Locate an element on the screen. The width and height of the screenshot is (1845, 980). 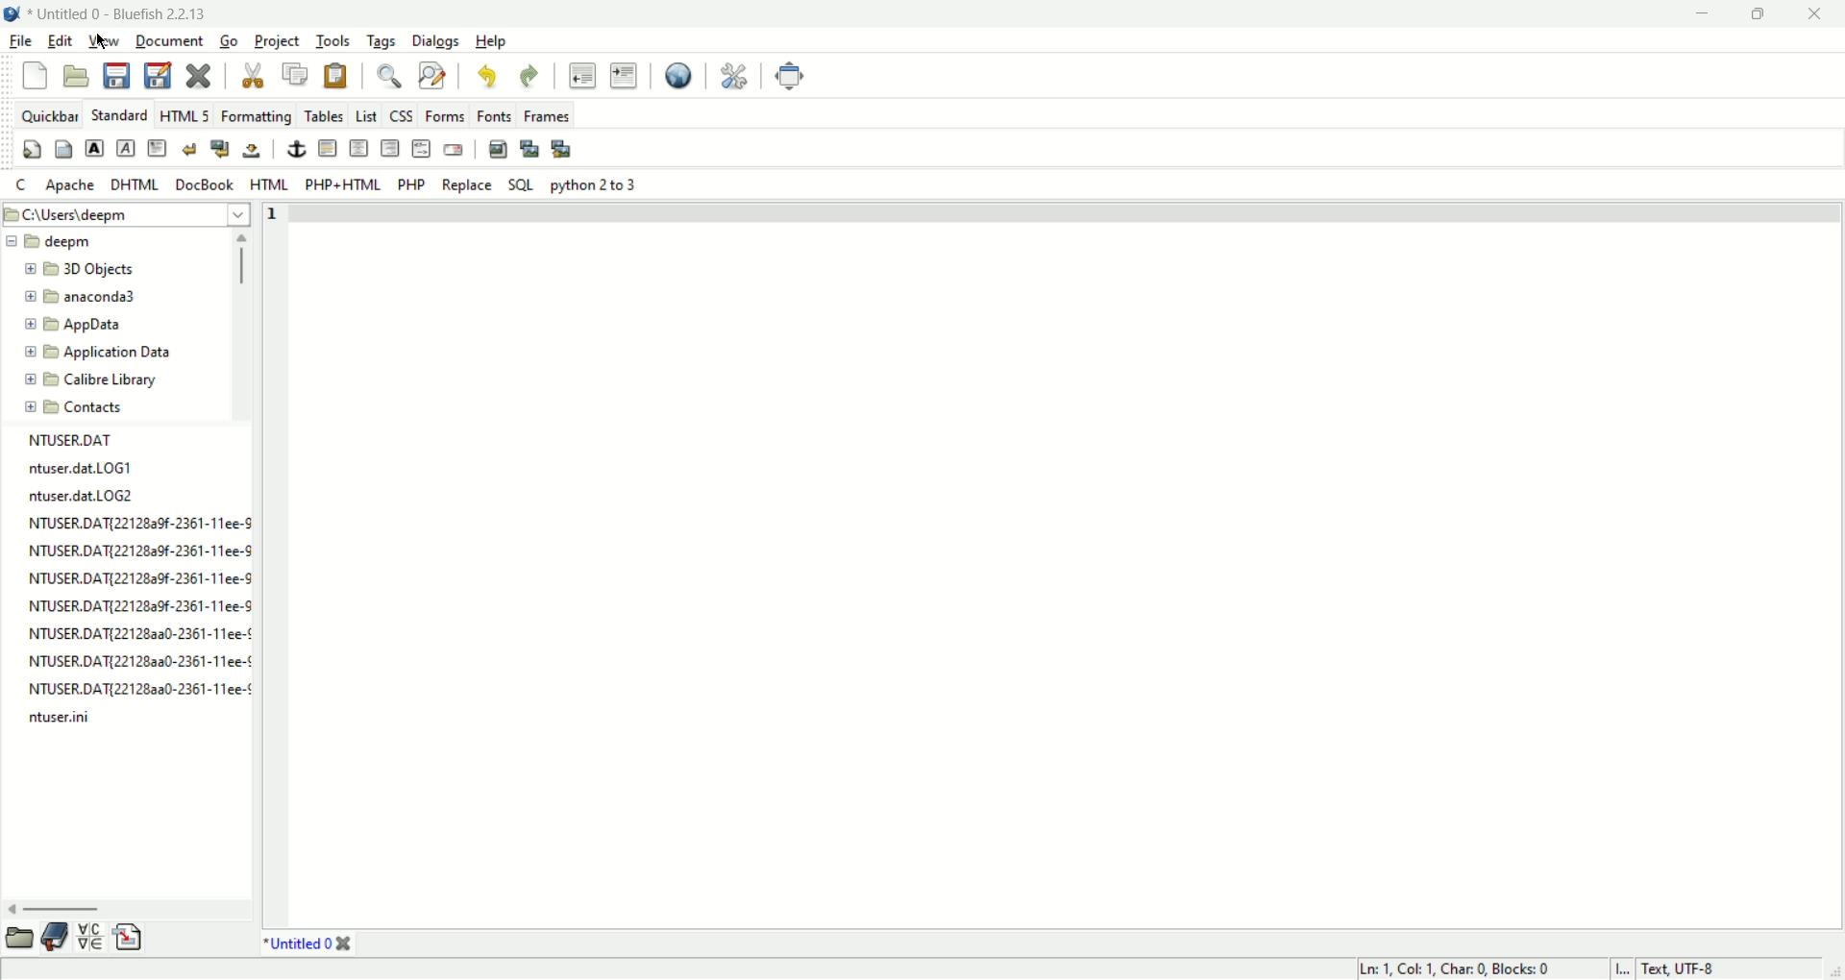
NTUSER.DATI22128a30-2361-11ee-¢ is located at coordinates (139, 658).